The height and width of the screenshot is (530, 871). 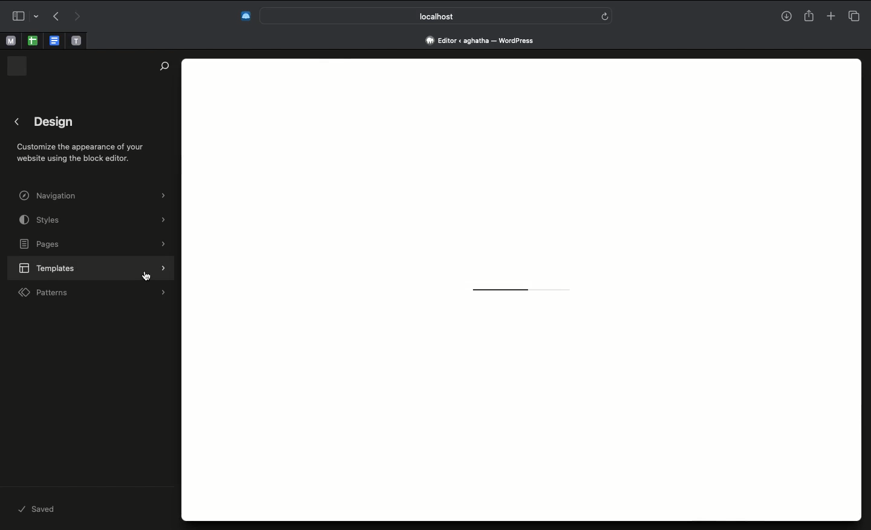 I want to click on Loading, so click(x=520, y=292).